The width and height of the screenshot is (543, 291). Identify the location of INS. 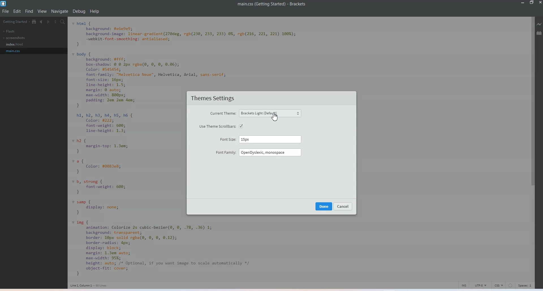
(464, 285).